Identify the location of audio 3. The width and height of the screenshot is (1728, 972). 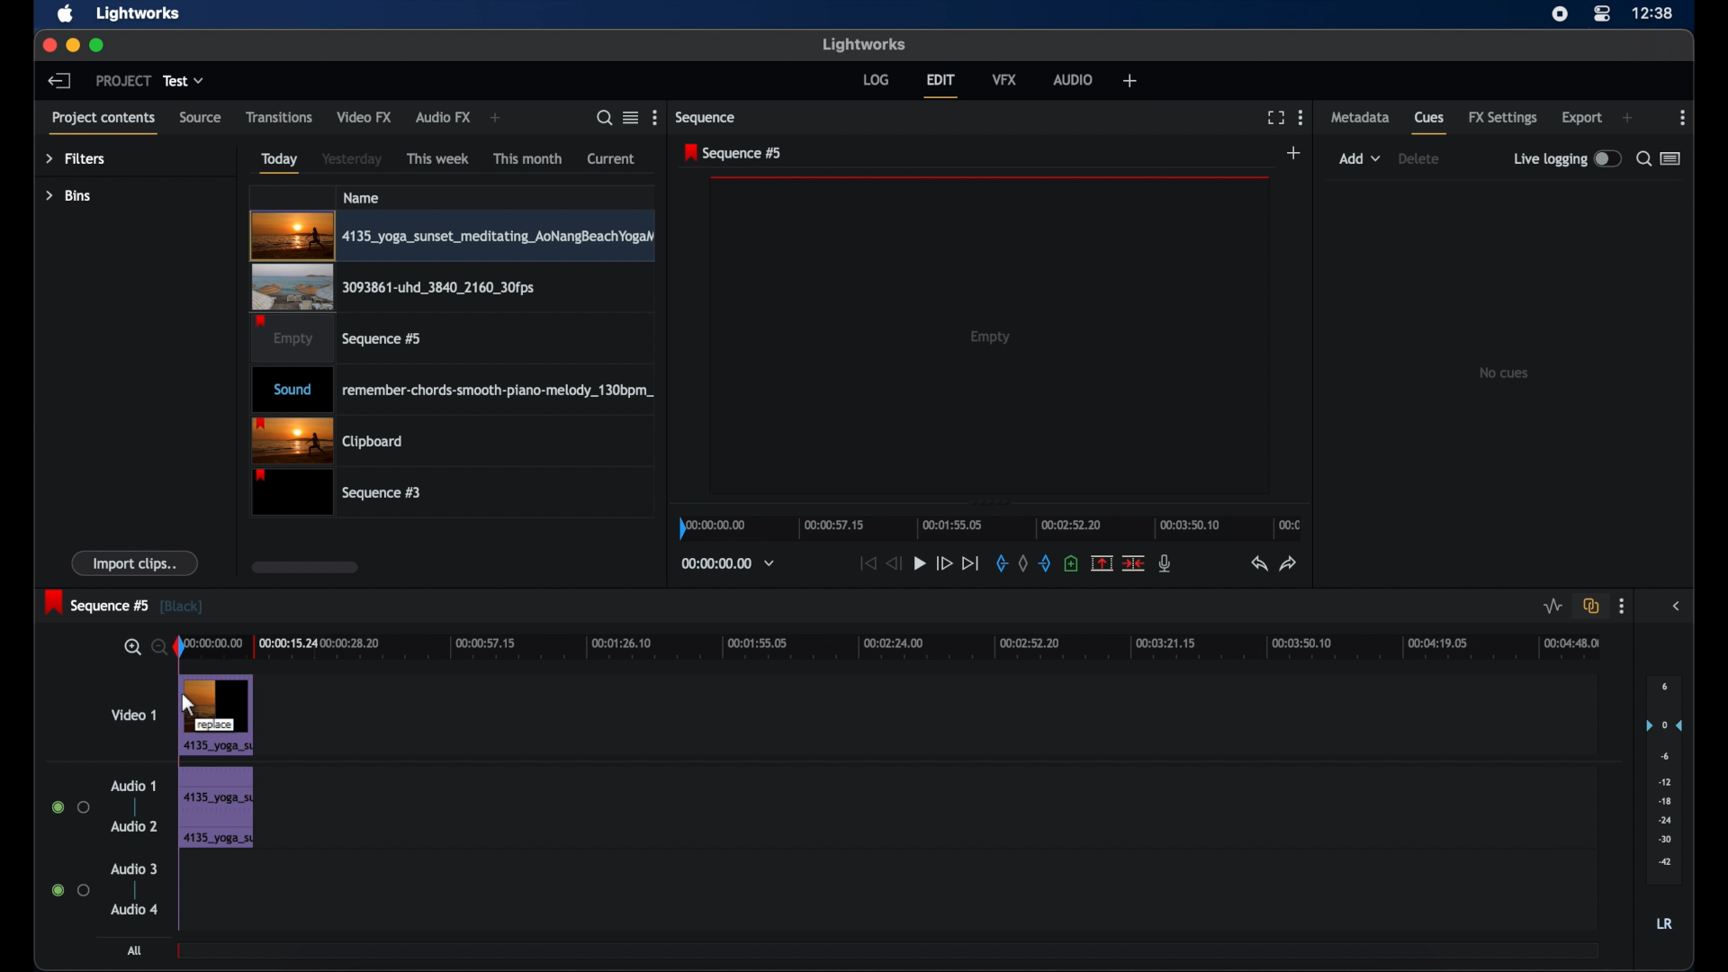
(131, 869).